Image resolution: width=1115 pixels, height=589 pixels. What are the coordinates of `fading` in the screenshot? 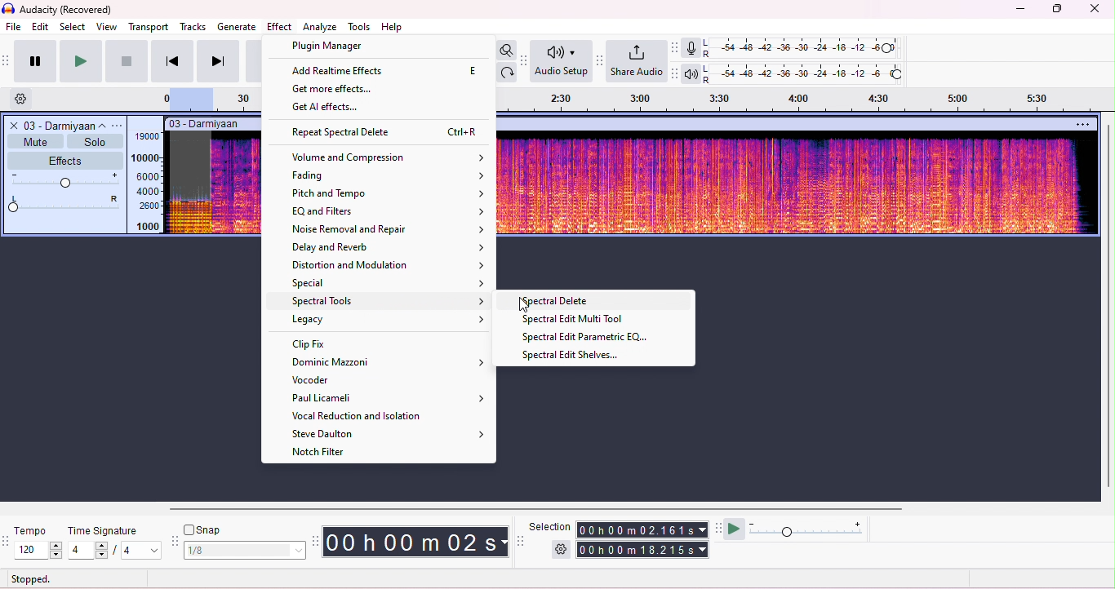 It's located at (392, 175).